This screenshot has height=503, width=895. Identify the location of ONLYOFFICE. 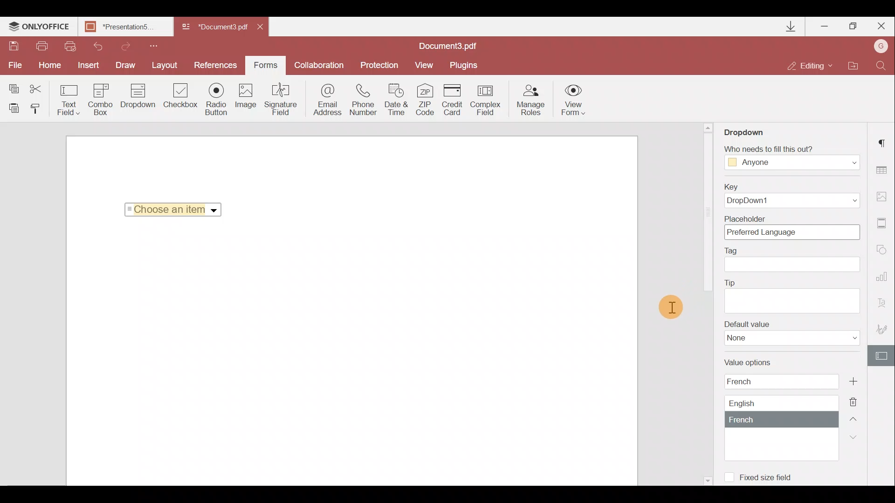
(39, 27).